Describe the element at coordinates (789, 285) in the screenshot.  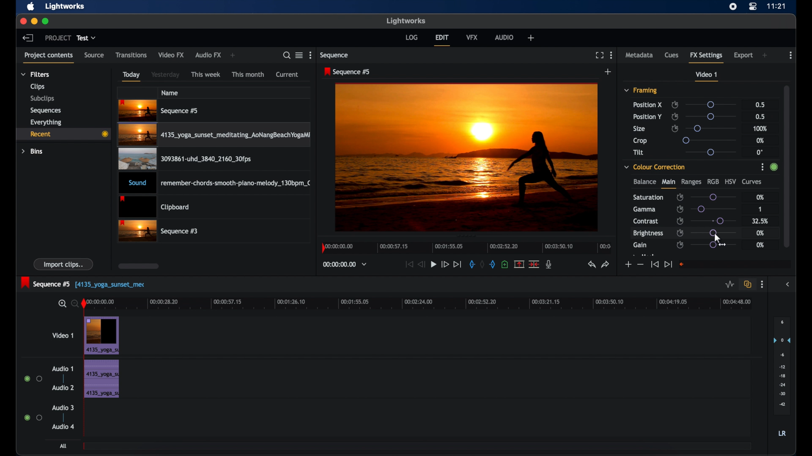
I see `sidebar` at that location.